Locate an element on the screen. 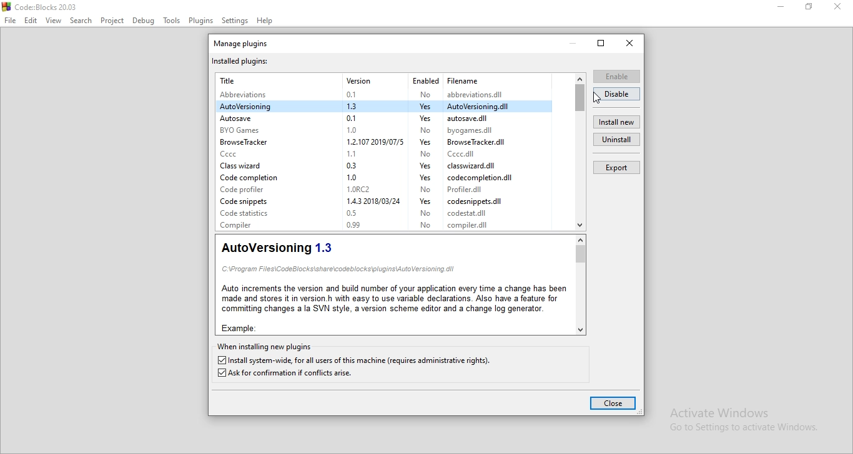  Title is located at coordinates (231, 80).